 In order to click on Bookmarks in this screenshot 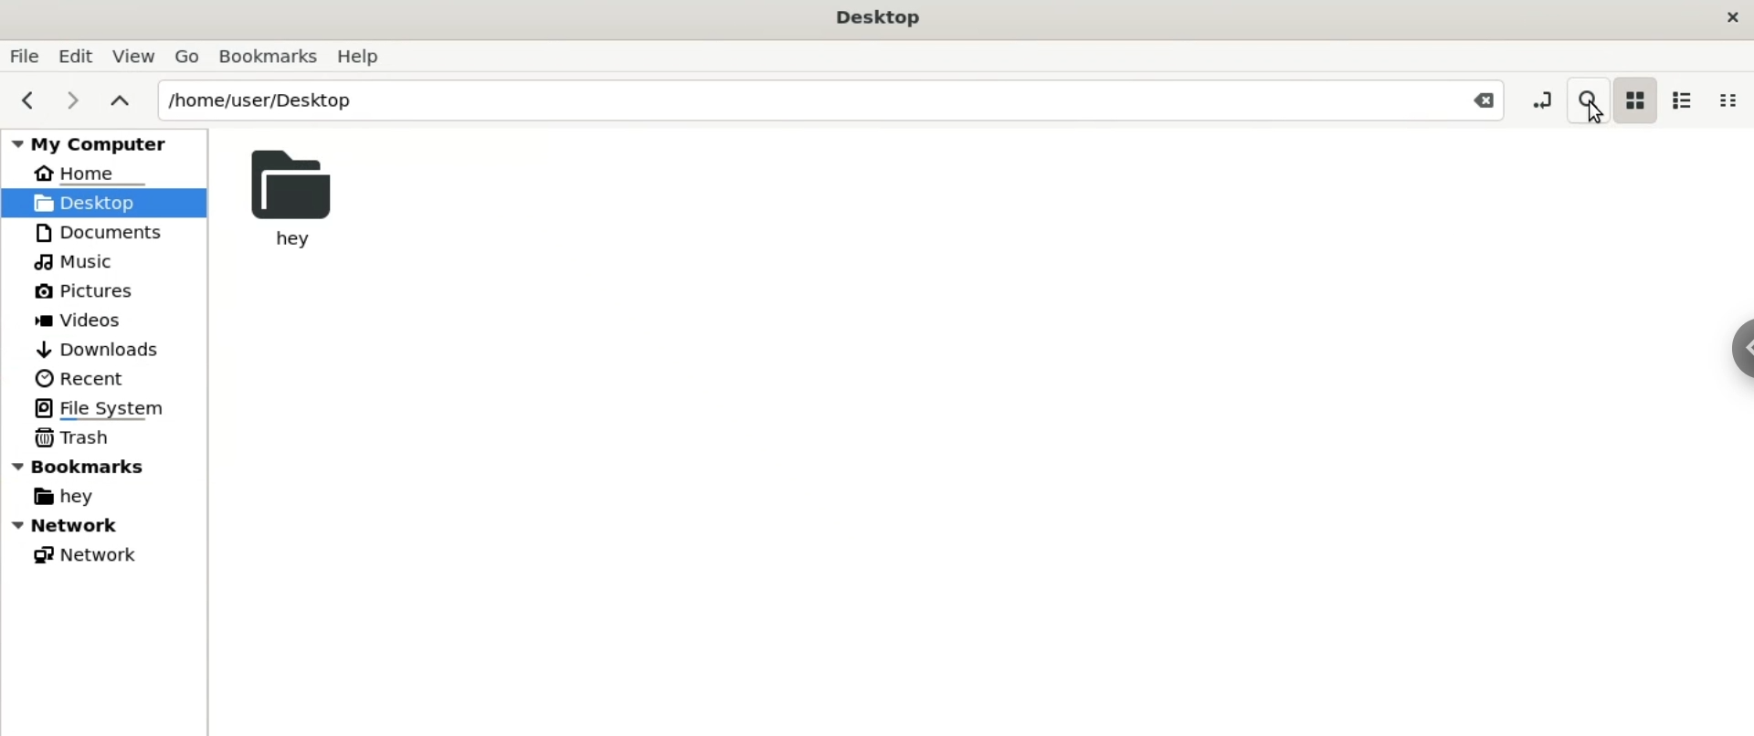, I will do `click(85, 465)`.